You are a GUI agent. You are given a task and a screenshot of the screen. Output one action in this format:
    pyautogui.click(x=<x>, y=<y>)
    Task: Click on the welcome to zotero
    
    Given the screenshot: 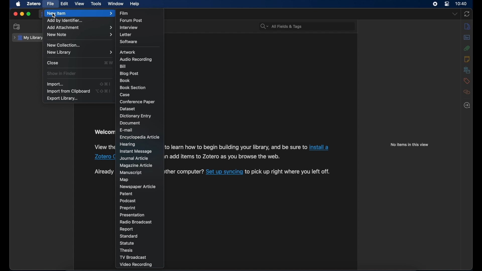 What is the action you would take?
    pyautogui.click(x=104, y=132)
    